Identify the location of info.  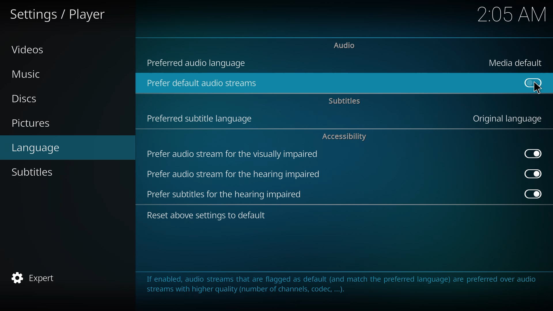
(340, 287).